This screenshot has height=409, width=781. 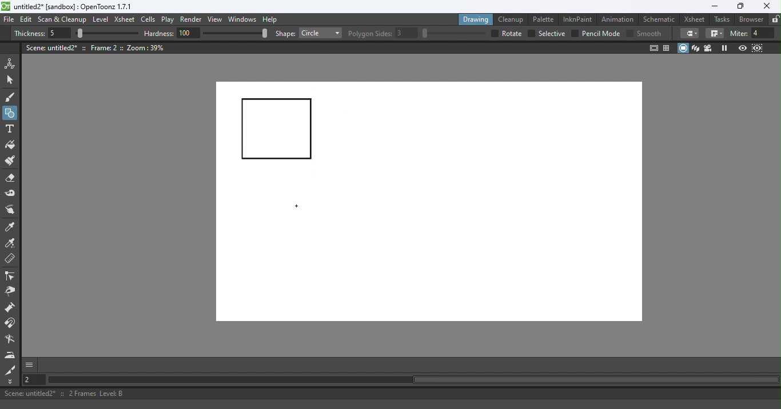 What do you see at coordinates (97, 47) in the screenshot?
I see `Canvas details` at bounding box center [97, 47].